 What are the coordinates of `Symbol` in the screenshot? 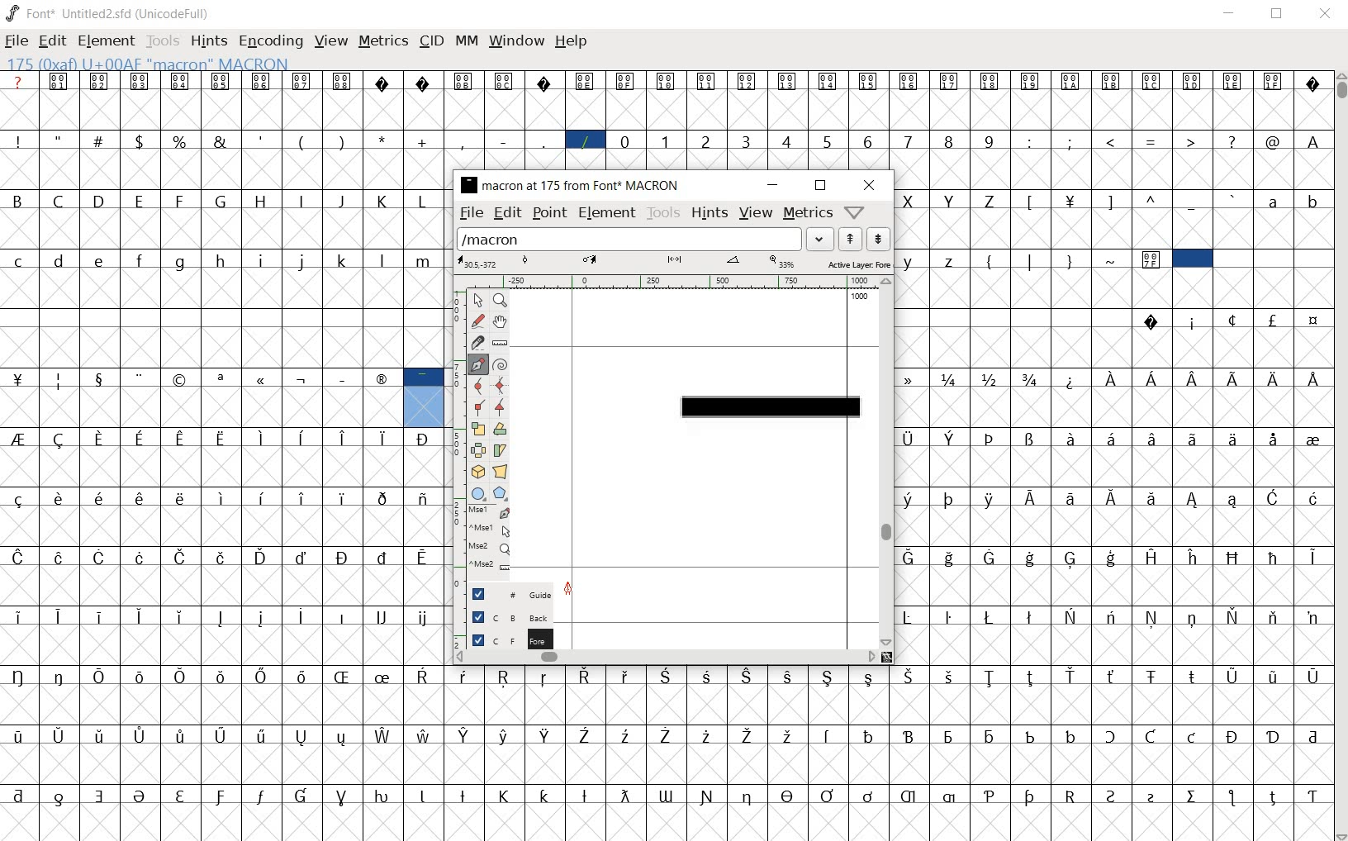 It's located at (1311, 795).